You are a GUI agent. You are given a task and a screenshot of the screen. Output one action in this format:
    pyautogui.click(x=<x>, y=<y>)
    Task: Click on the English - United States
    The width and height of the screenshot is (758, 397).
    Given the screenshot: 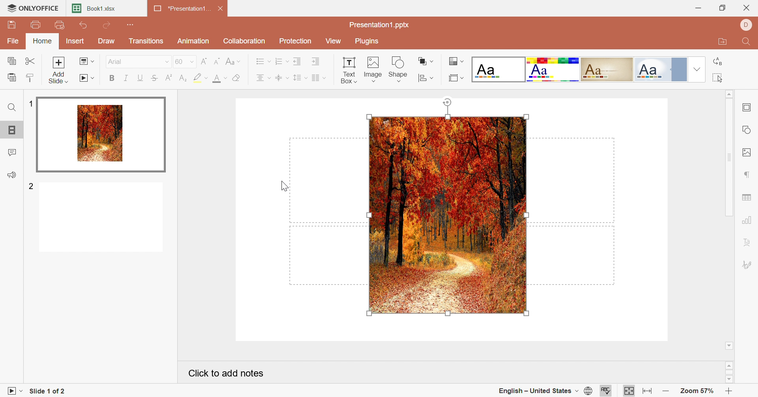 What is the action you would take?
    pyautogui.click(x=535, y=391)
    